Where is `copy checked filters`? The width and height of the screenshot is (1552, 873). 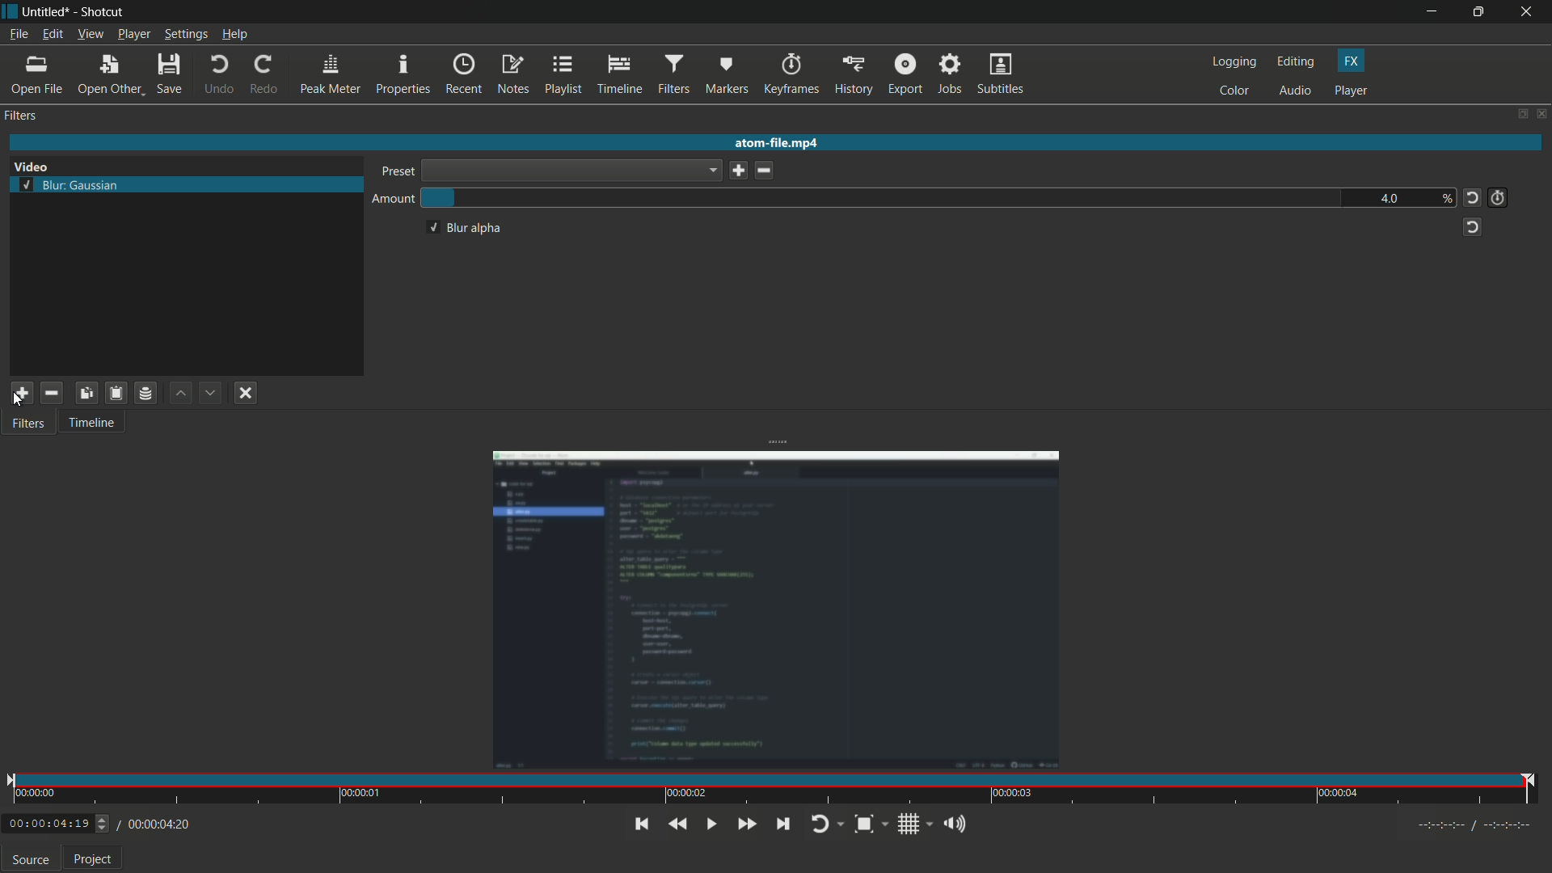
copy checked filters is located at coordinates (88, 392).